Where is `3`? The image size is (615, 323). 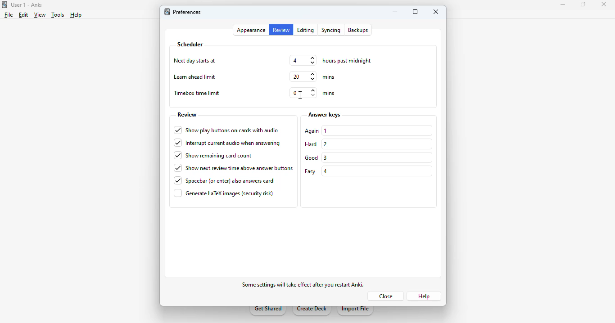
3 is located at coordinates (326, 158).